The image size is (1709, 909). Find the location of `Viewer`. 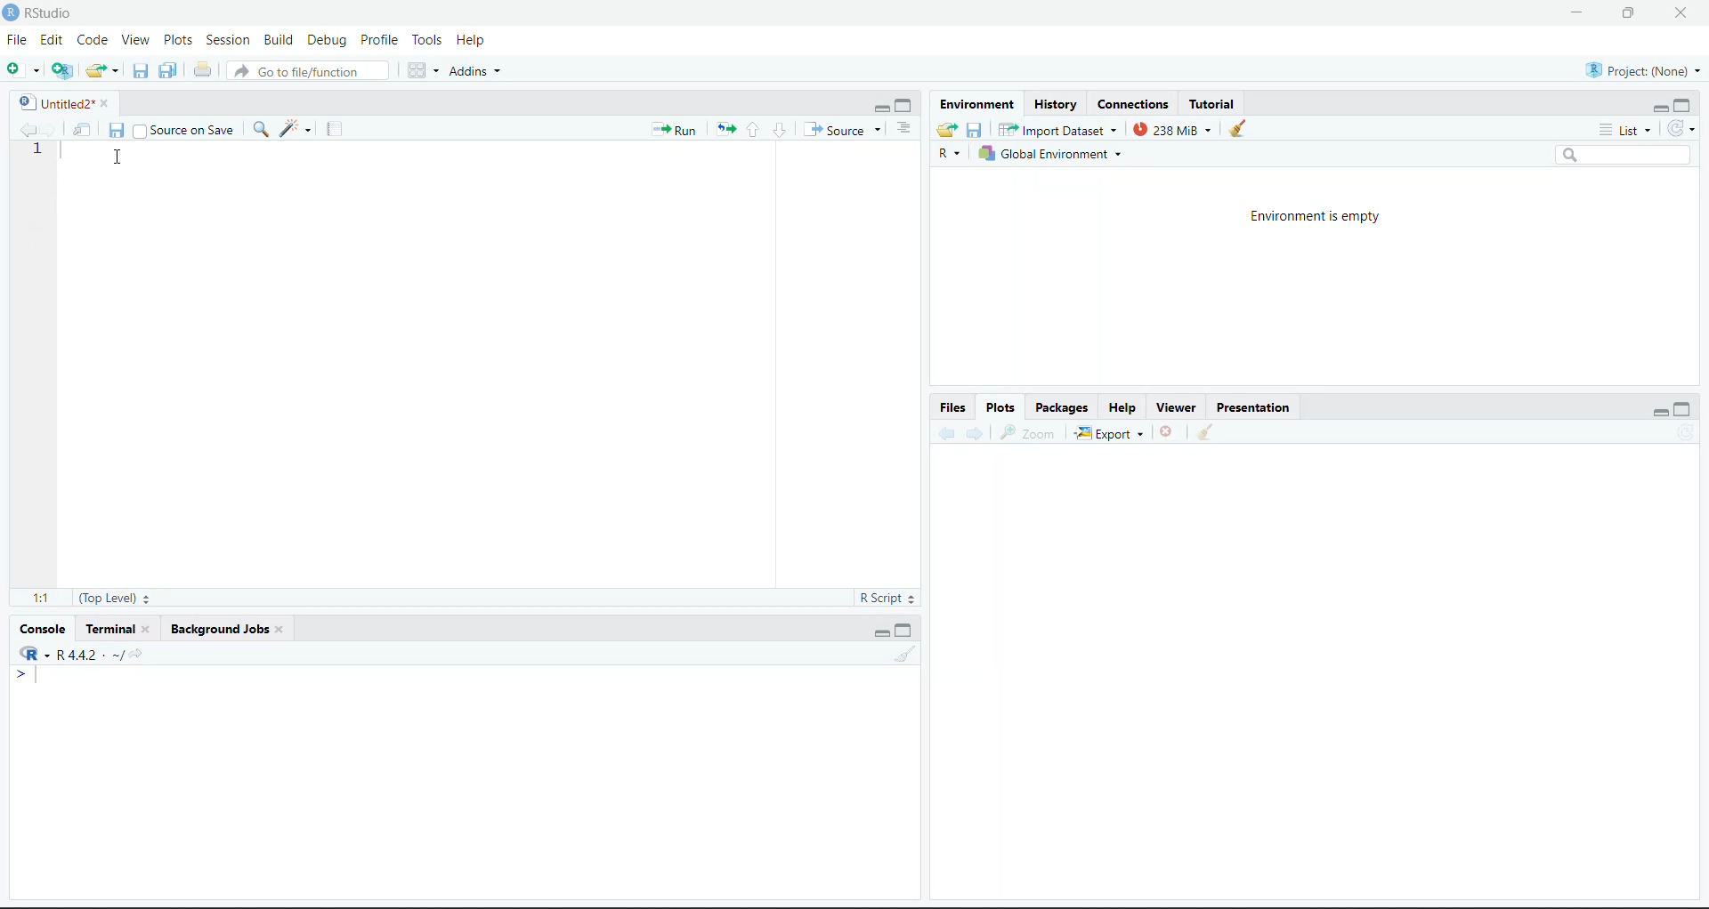

Viewer is located at coordinates (1178, 407).